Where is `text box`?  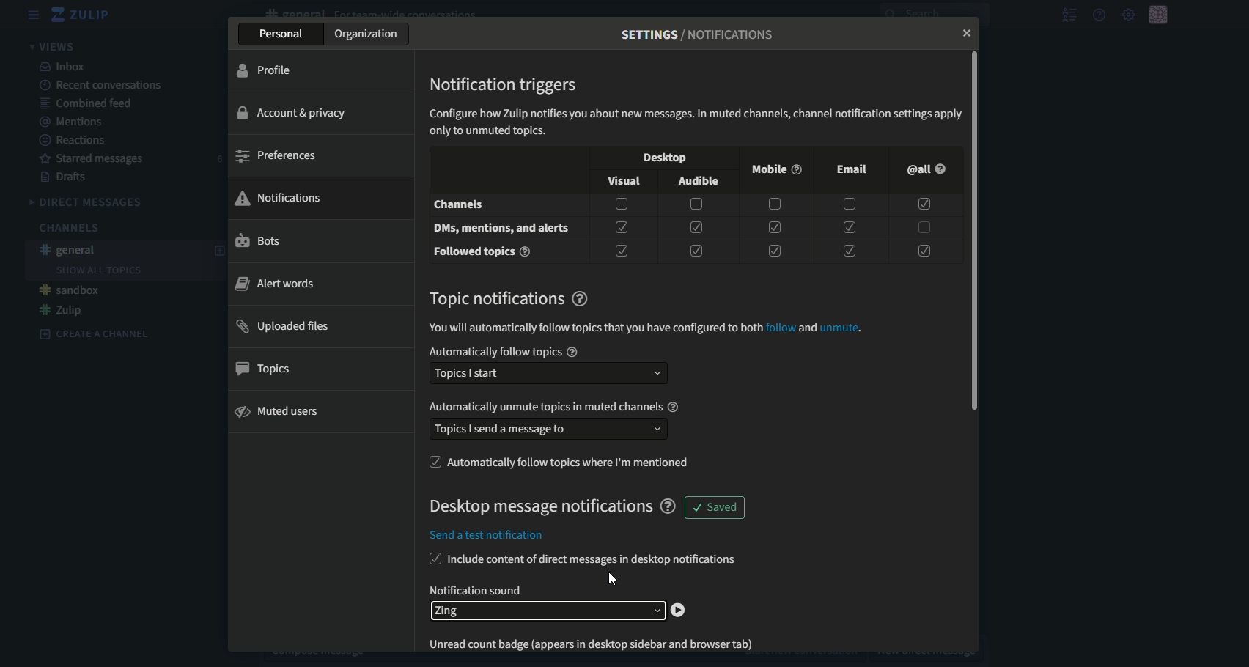 text box is located at coordinates (548, 374).